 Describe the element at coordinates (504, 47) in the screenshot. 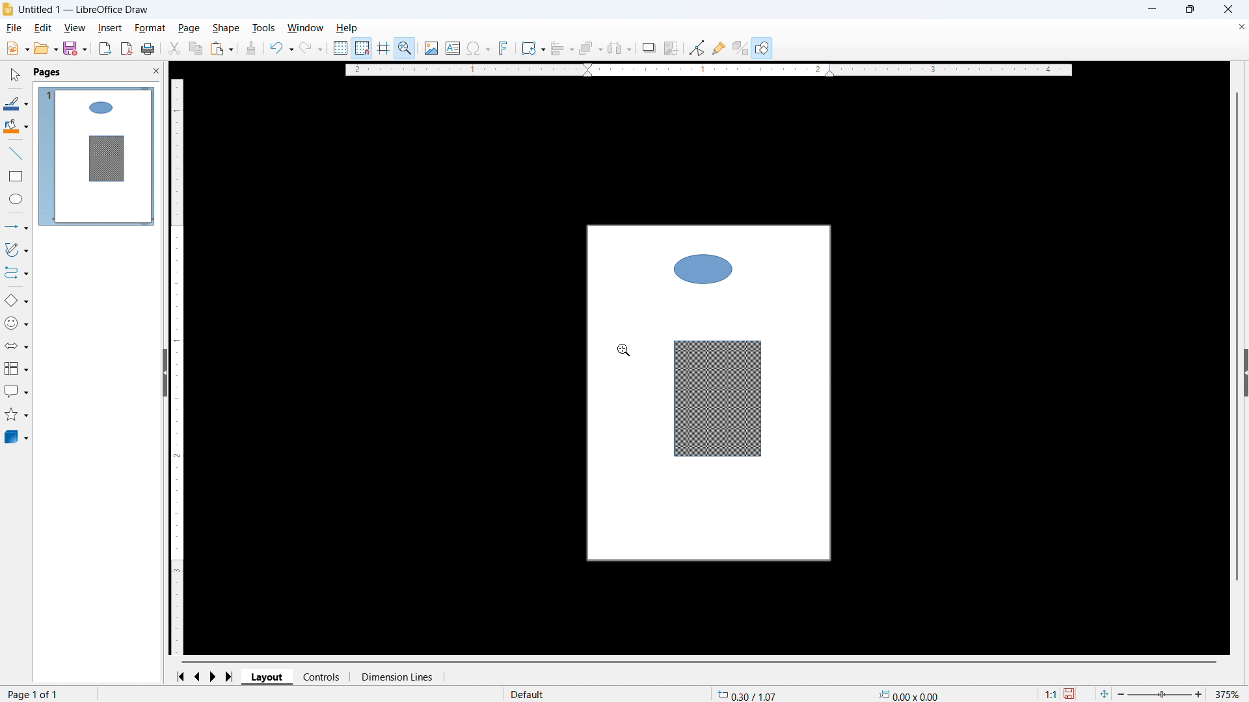

I see `Insert font work text ` at that location.